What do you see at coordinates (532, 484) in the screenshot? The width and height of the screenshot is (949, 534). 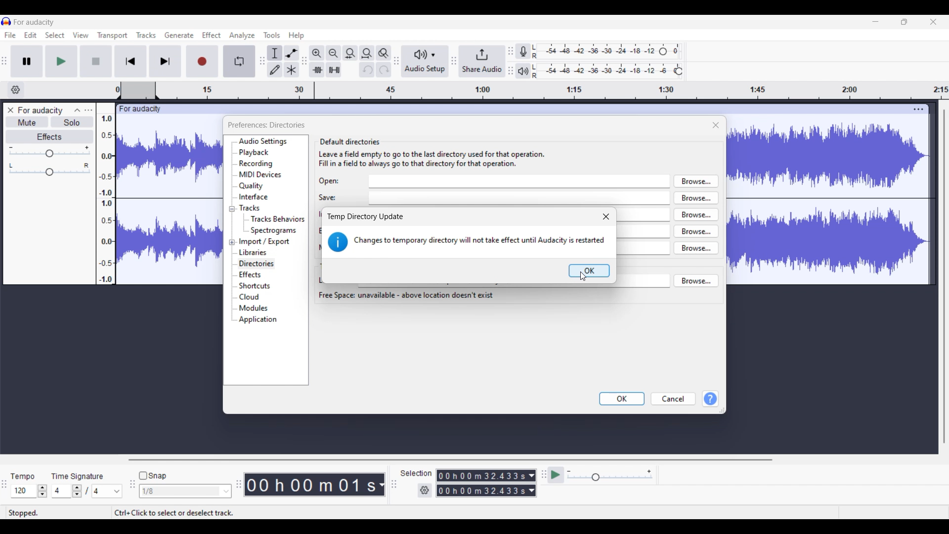 I see `Duration measurement` at bounding box center [532, 484].